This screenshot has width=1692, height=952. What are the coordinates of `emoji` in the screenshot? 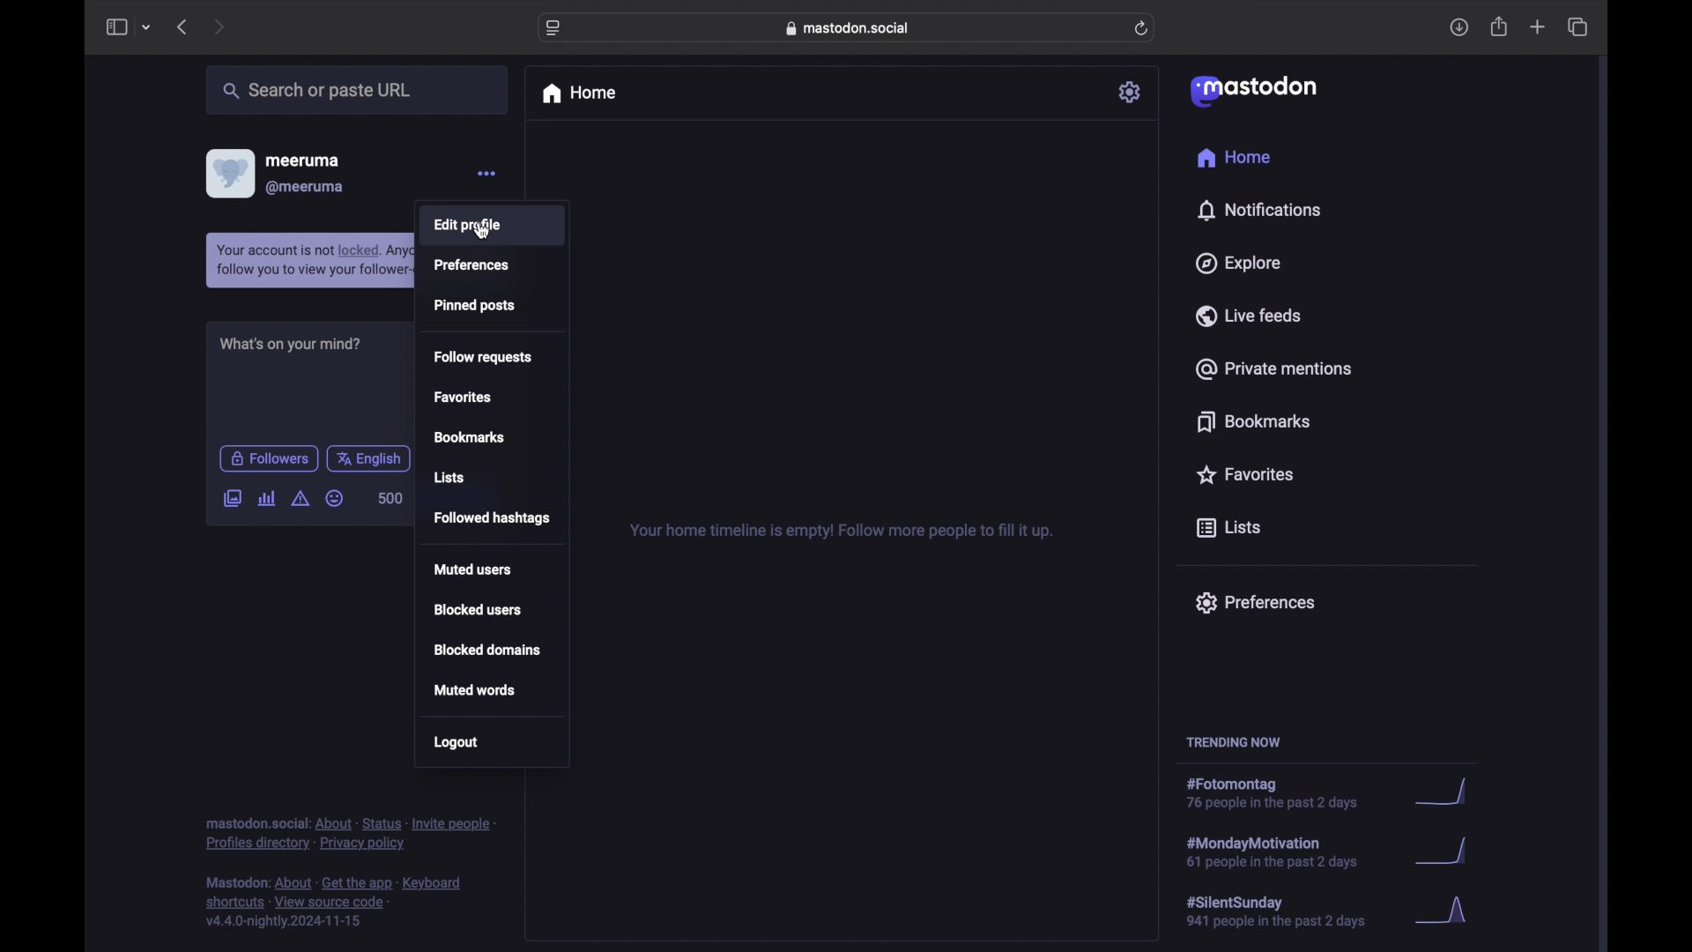 It's located at (335, 498).